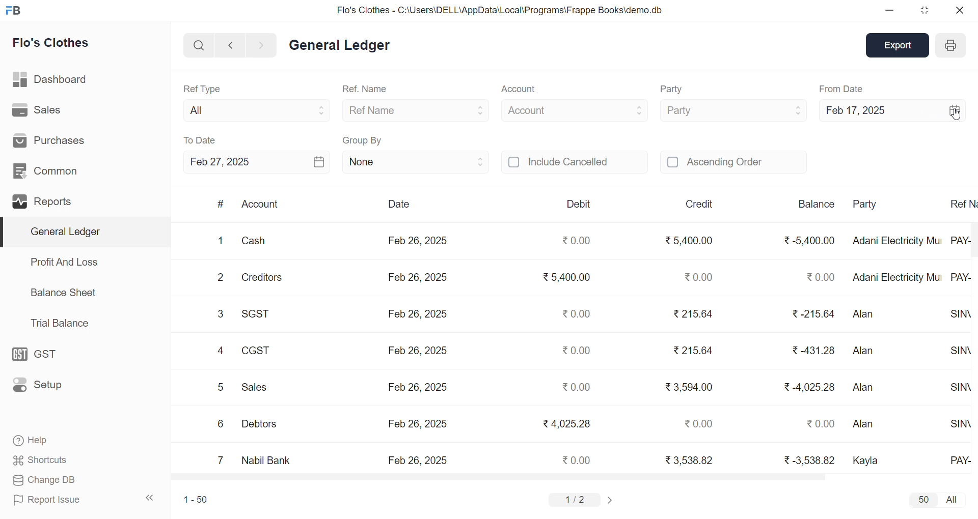  I want to click on 1-50, so click(192, 499).